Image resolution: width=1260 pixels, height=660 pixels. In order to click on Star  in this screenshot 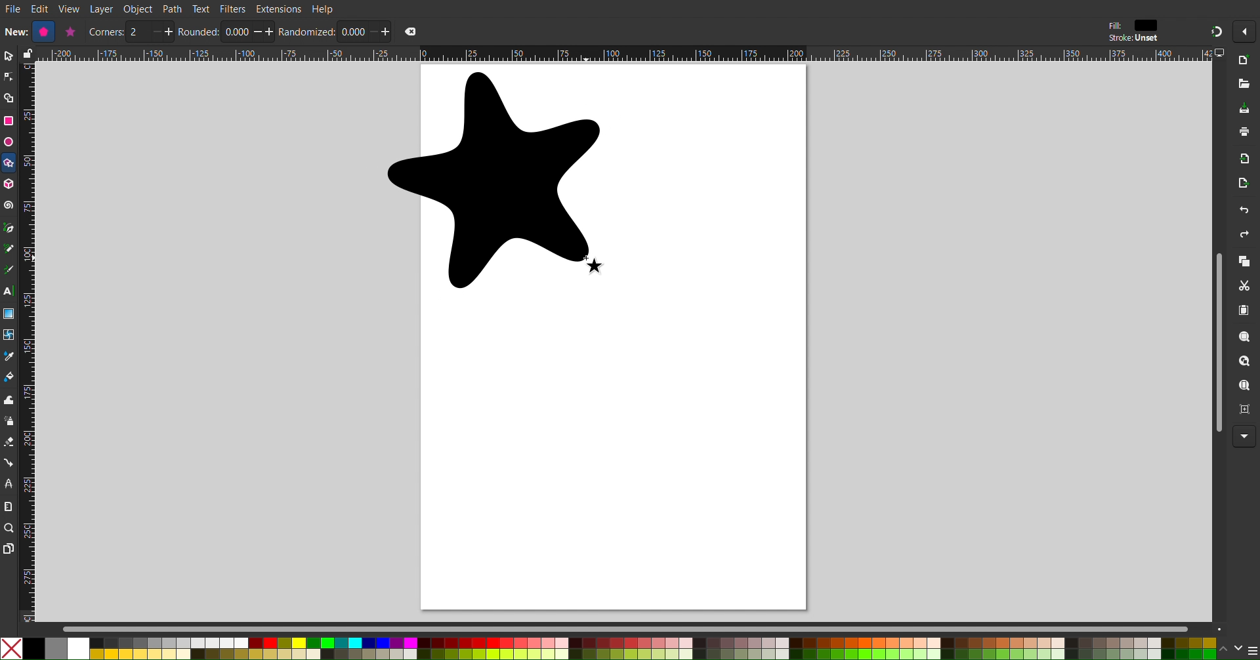, I will do `click(495, 181)`.